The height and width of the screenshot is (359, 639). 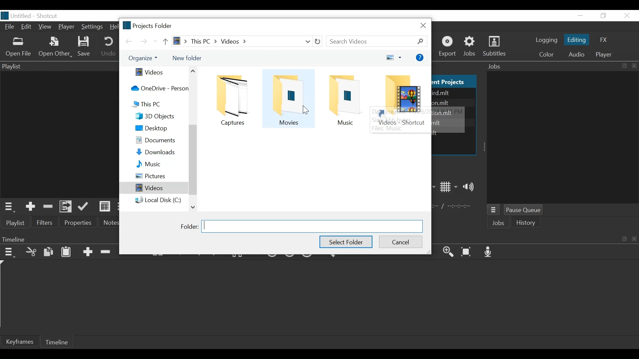 I want to click on Pause Queue, so click(x=526, y=211).